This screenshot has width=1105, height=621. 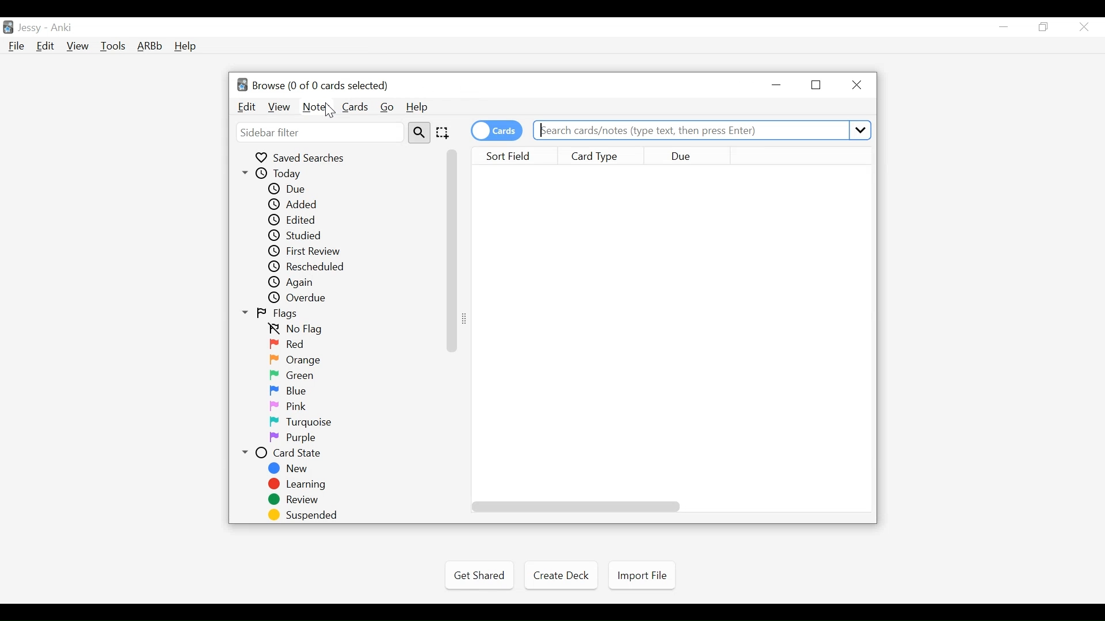 I want to click on minimize, so click(x=1003, y=28).